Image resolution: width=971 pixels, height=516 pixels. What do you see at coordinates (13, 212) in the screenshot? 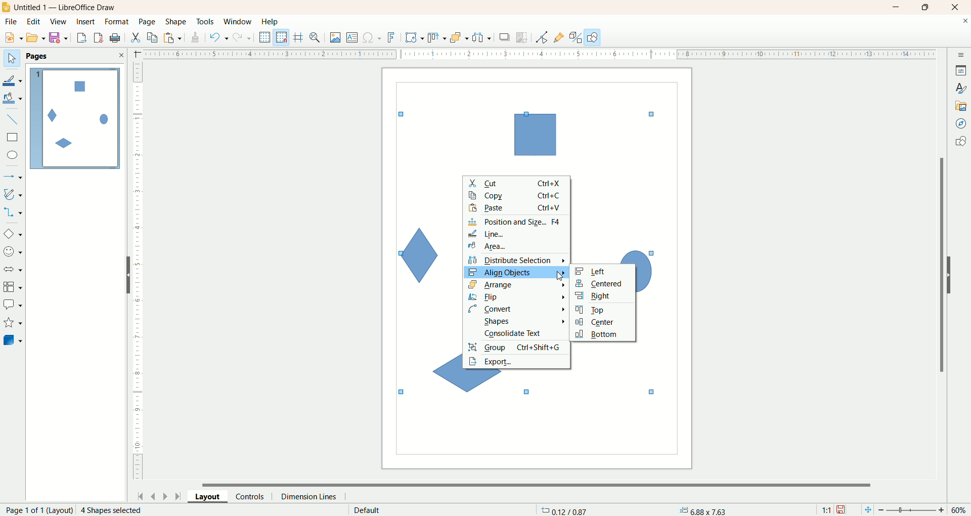
I see `connectors` at bounding box center [13, 212].